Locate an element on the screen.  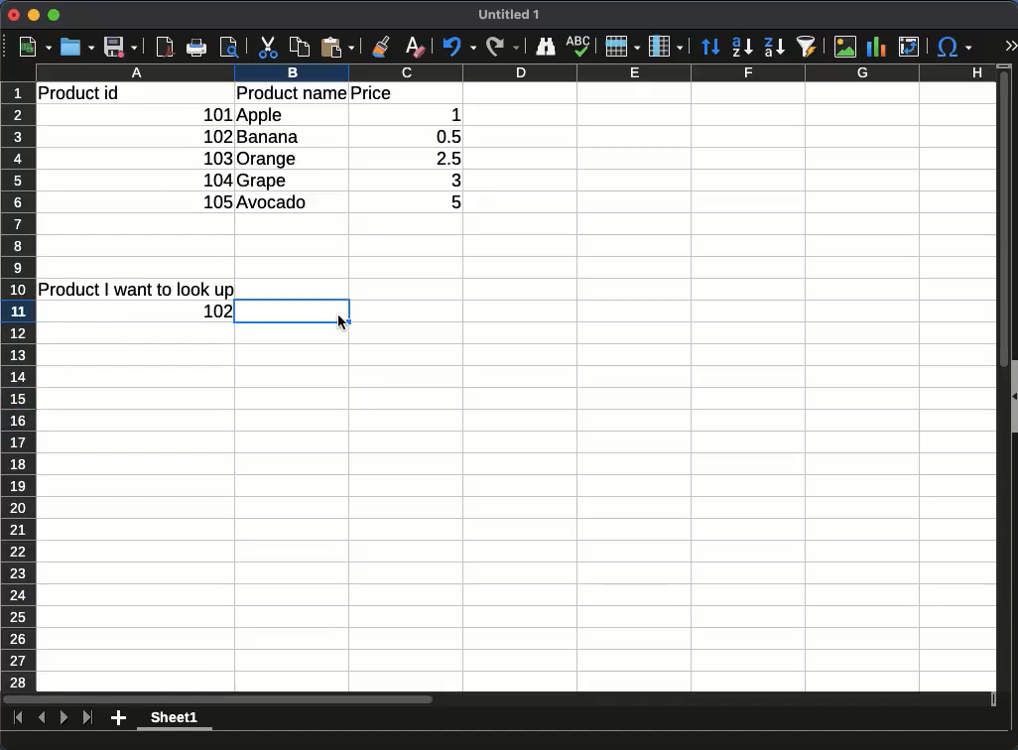
expand is located at coordinates (1010, 45).